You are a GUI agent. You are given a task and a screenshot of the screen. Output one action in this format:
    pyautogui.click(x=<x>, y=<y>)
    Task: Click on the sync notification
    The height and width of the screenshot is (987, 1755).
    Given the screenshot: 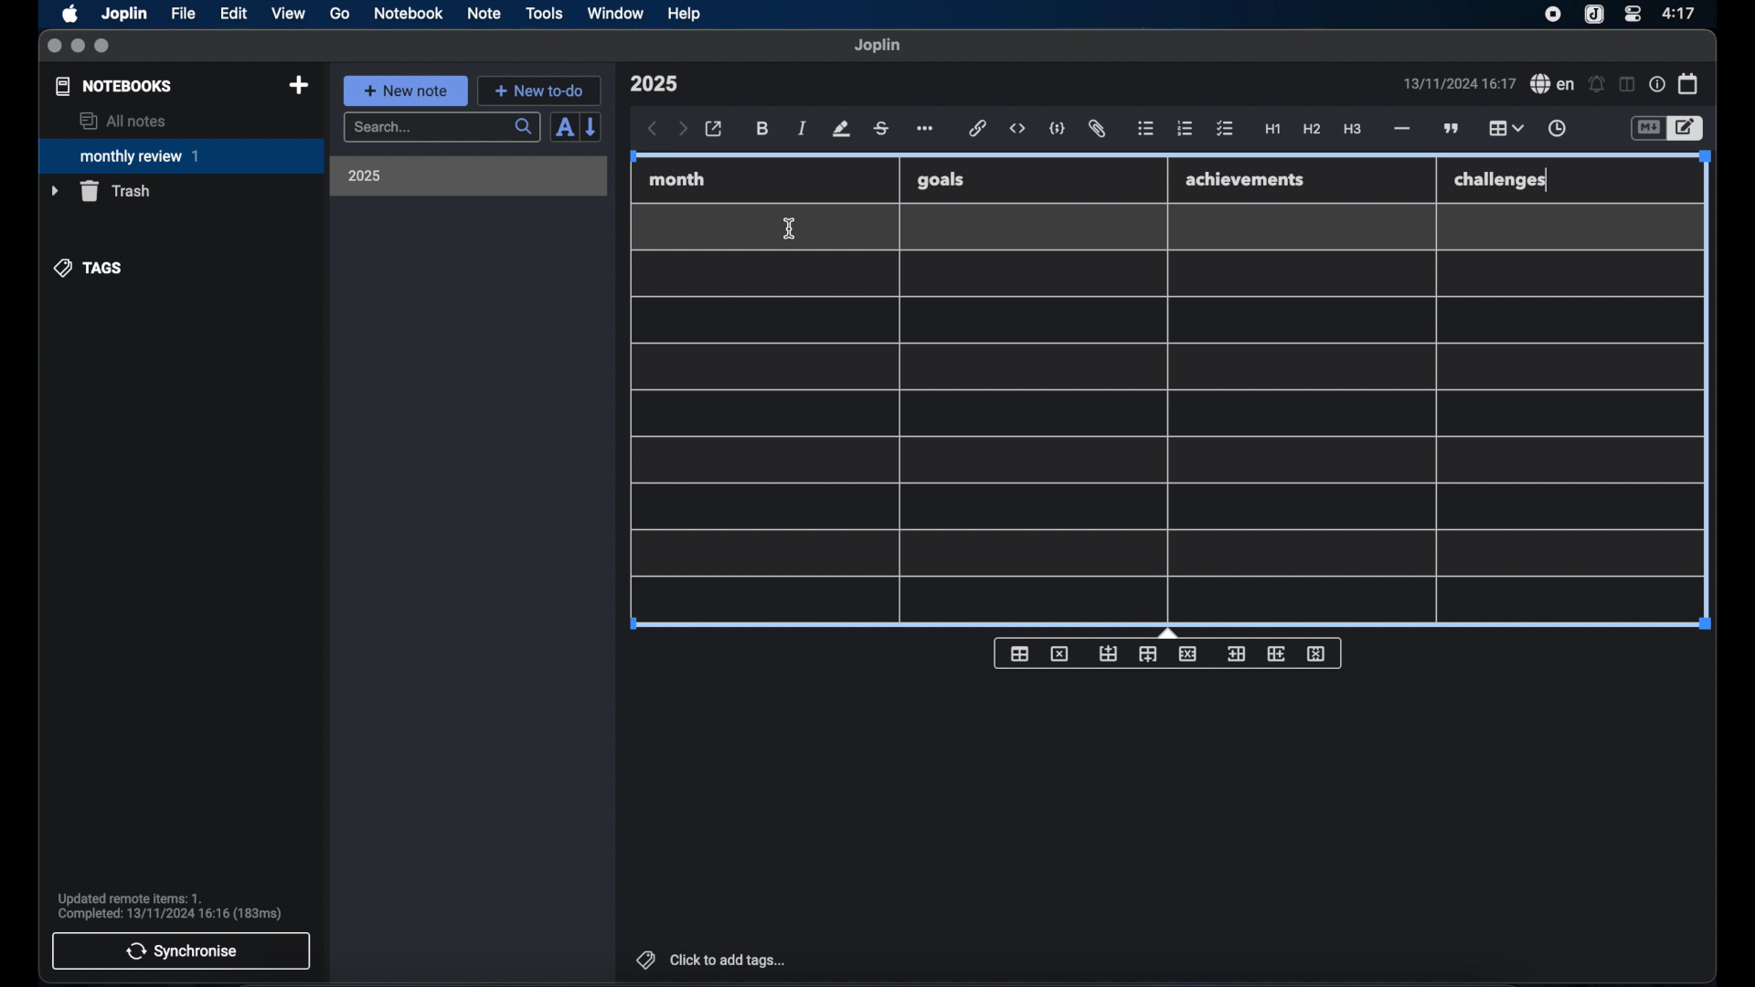 What is the action you would take?
    pyautogui.click(x=170, y=907)
    